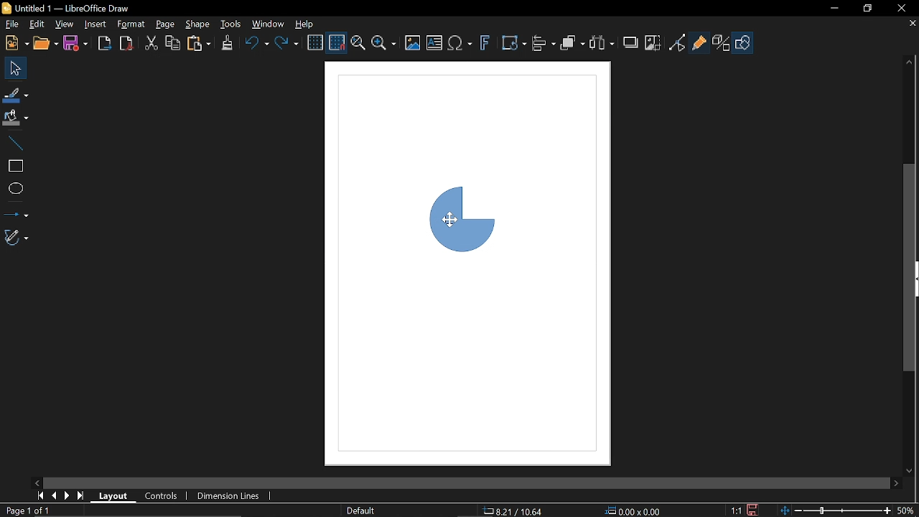  What do you see at coordinates (233, 24) in the screenshot?
I see `Tools` at bounding box center [233, 24].